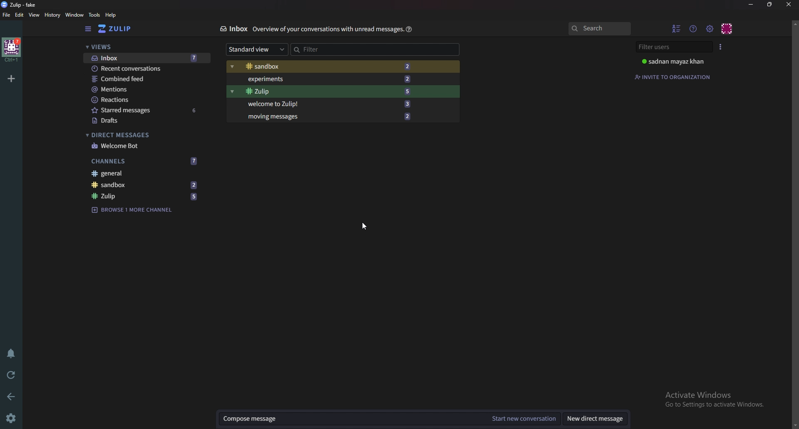 The width and height of the screenshot is (799, 429). What do you see at coordinates (144, 184) in the screenshot?
I see `Sandbox` at bounding box center [144, 184].